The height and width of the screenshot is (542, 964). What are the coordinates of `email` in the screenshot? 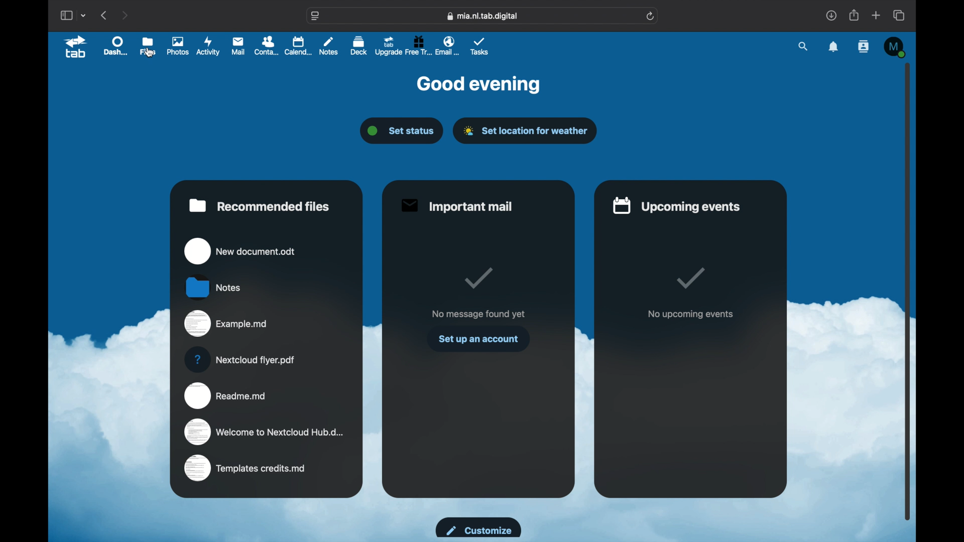 It's located at (448, 45).